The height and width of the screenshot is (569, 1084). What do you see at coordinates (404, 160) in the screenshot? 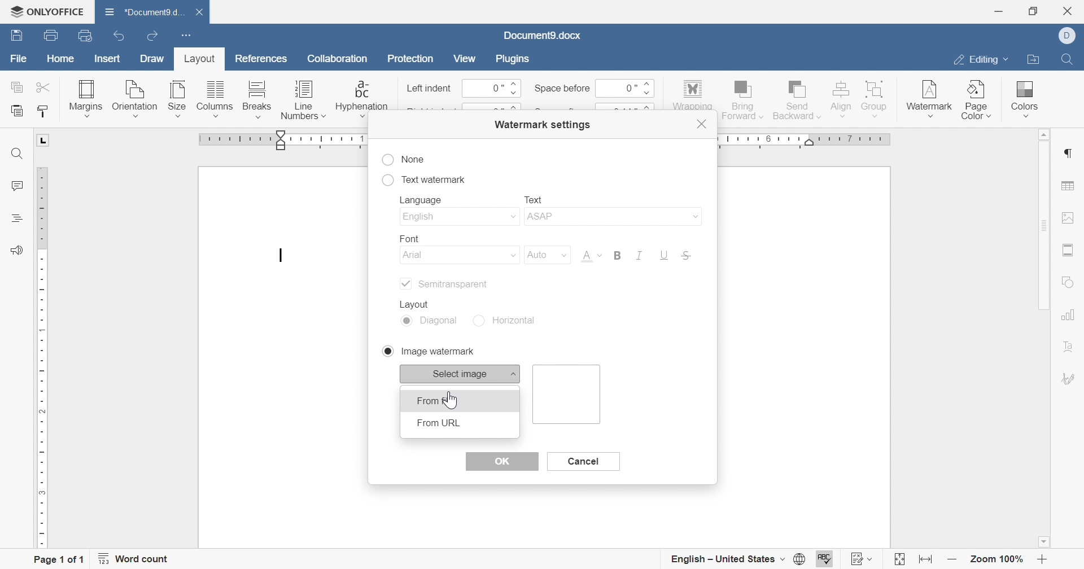
I see `none` at bounding box center [404, 160].